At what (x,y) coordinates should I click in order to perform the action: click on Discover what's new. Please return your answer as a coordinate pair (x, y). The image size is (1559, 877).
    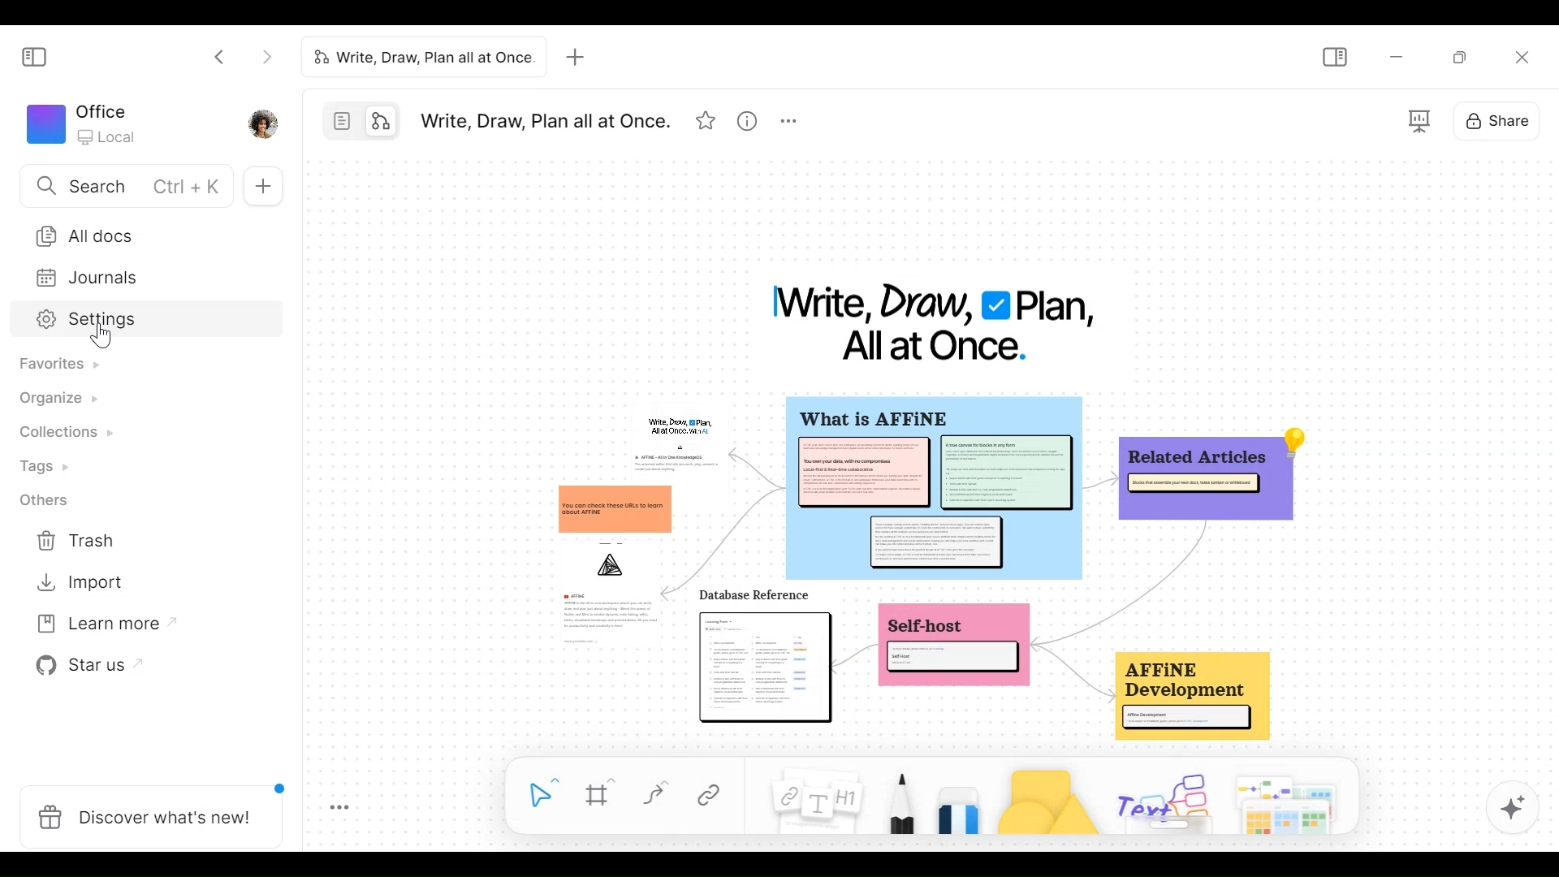
    Looking at the image, I should click on (144, 816).